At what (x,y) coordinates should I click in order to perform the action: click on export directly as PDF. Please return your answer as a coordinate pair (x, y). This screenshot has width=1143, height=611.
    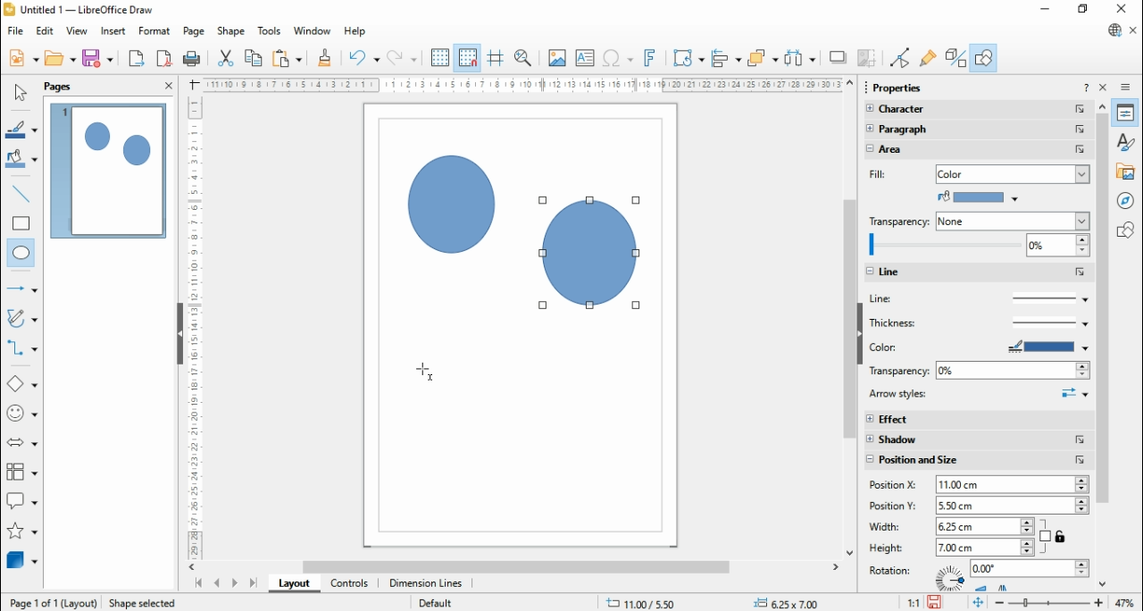
    Looking at the image, I should click on (163, 58).